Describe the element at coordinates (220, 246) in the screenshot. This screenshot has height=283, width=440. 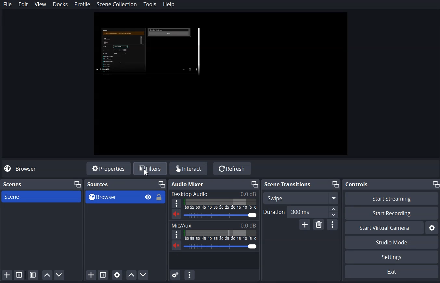
I see `Volume Adjuster` at that location.